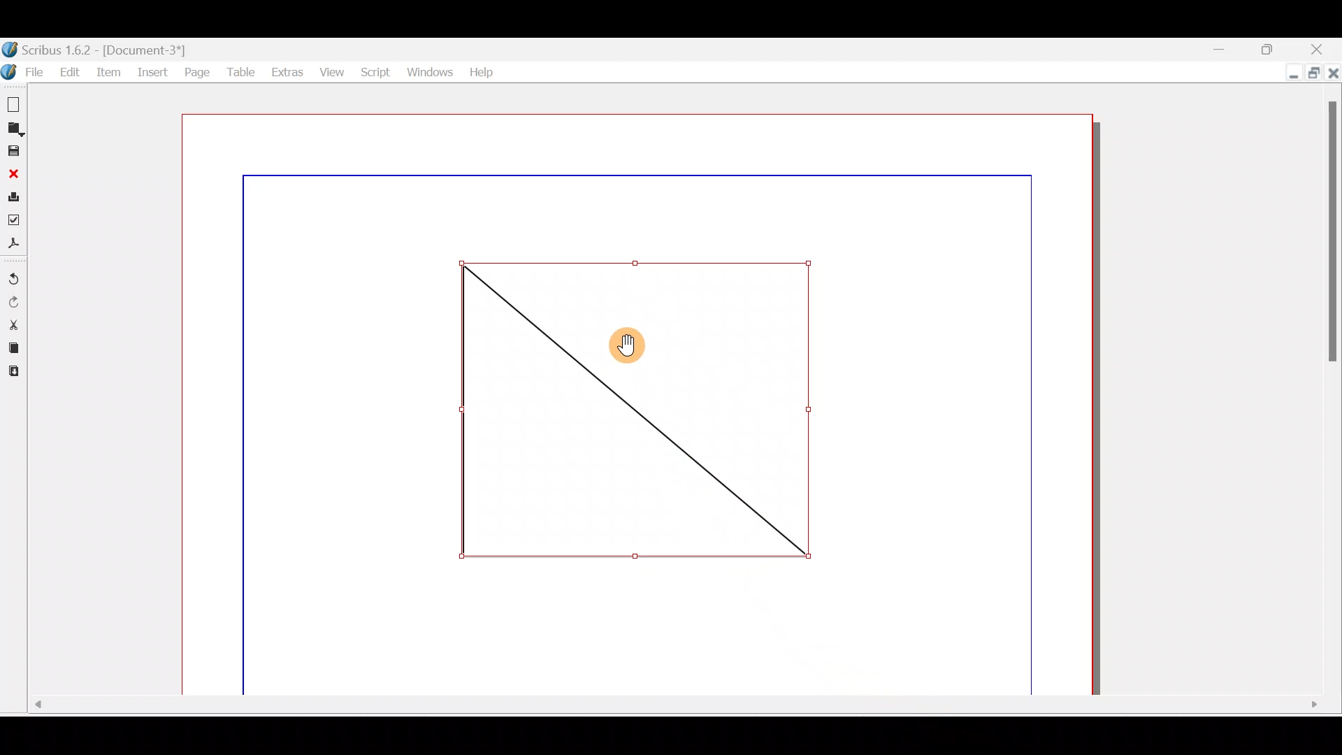 The width and height of the screenshot is (1342, 755). What do you see at coordinates (16, 302) in the screenshot?
I see `Redo` at bounding box center [16, 302].